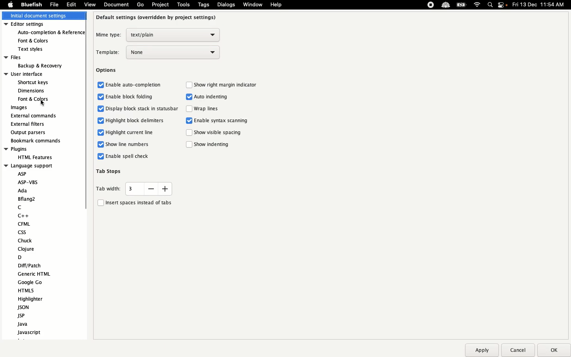 The image size is (571, 357). What do you see at coordinates (54, 4) in the screenshot?
I see `File` at bounding box center [54, 4].